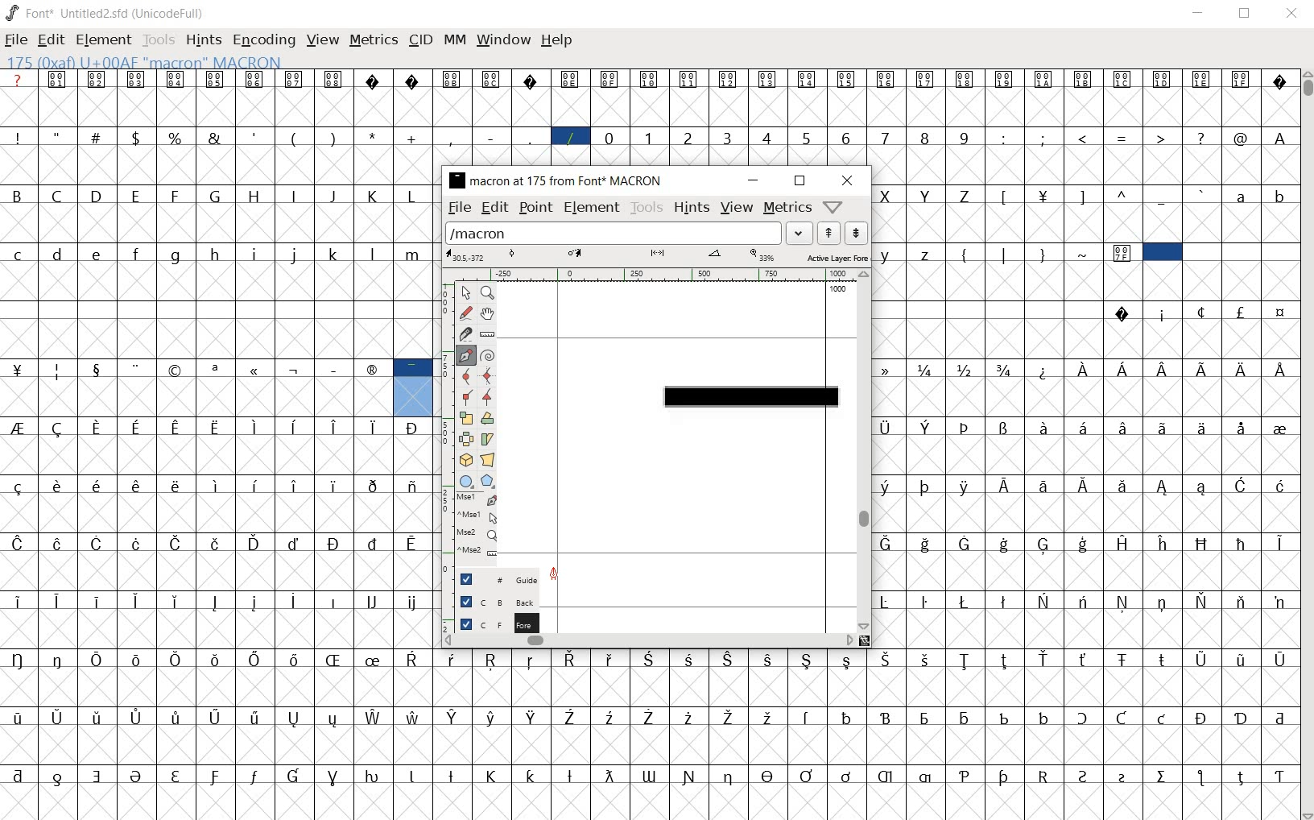 Image resolution: width=1314 pixels, height=820 pixels. I want to click on cell selected, so click(415, 369).